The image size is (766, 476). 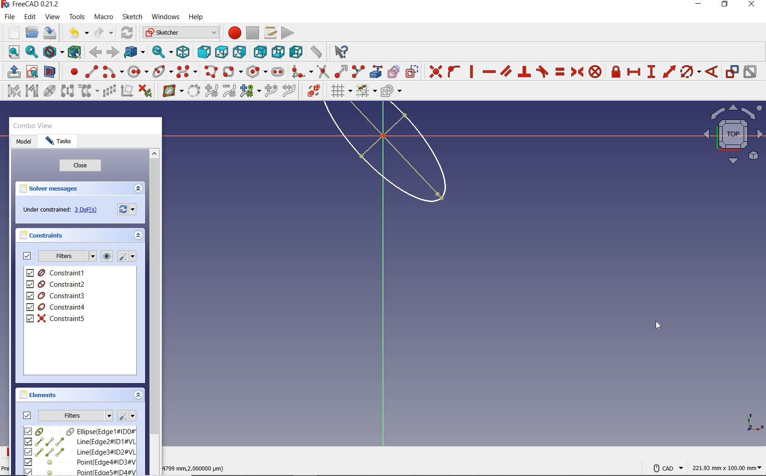 What do you see at coordinates (80, 452) in the screenshot?
I see `element3` at bounding box center [80, 452].